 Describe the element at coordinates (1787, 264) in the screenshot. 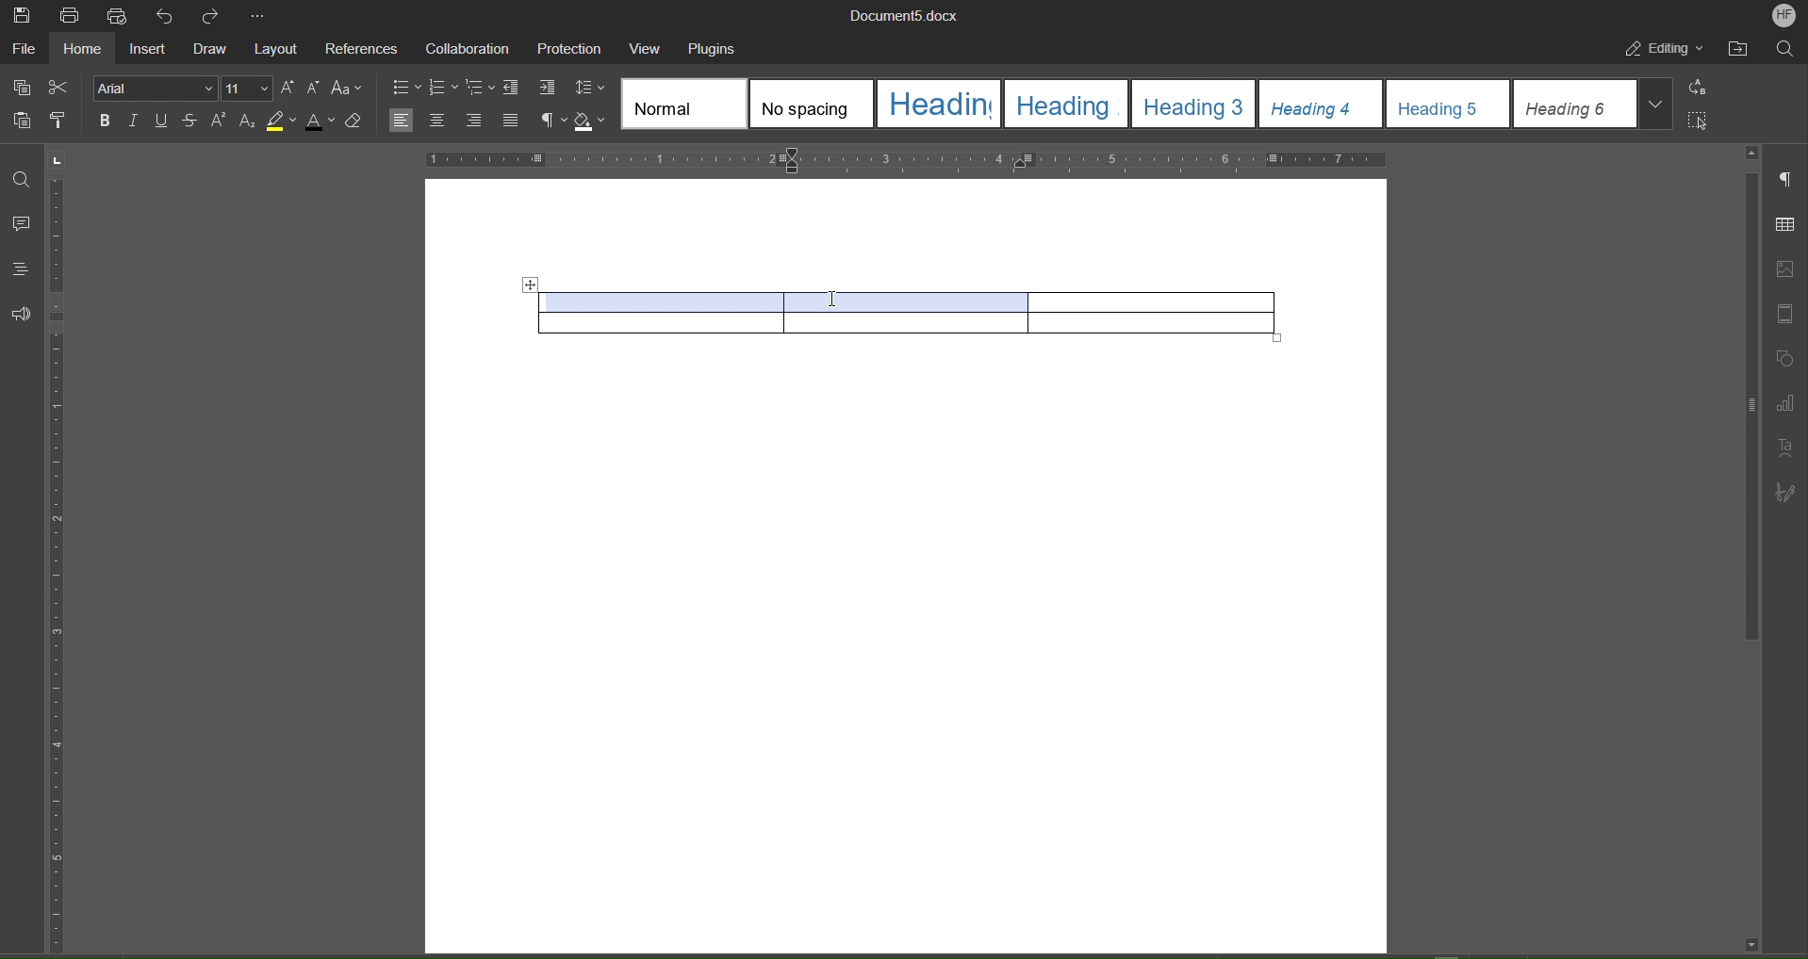

I see `Image Settings` at that location.